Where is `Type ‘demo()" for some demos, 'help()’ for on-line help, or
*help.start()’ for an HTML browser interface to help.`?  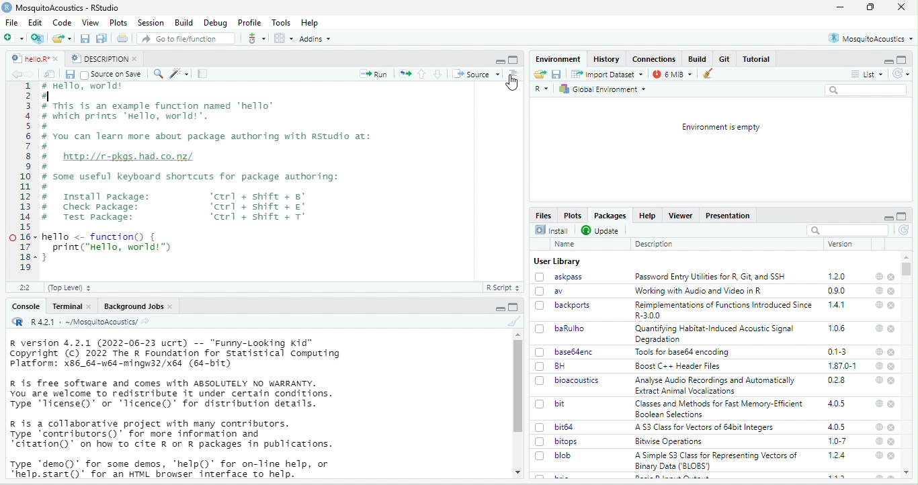
Type ‘demo()" for some demos, 'help()’ for on-line help, or
*help.start()’ for an HTML browser interface to help. is located at coordinates (172, 468).